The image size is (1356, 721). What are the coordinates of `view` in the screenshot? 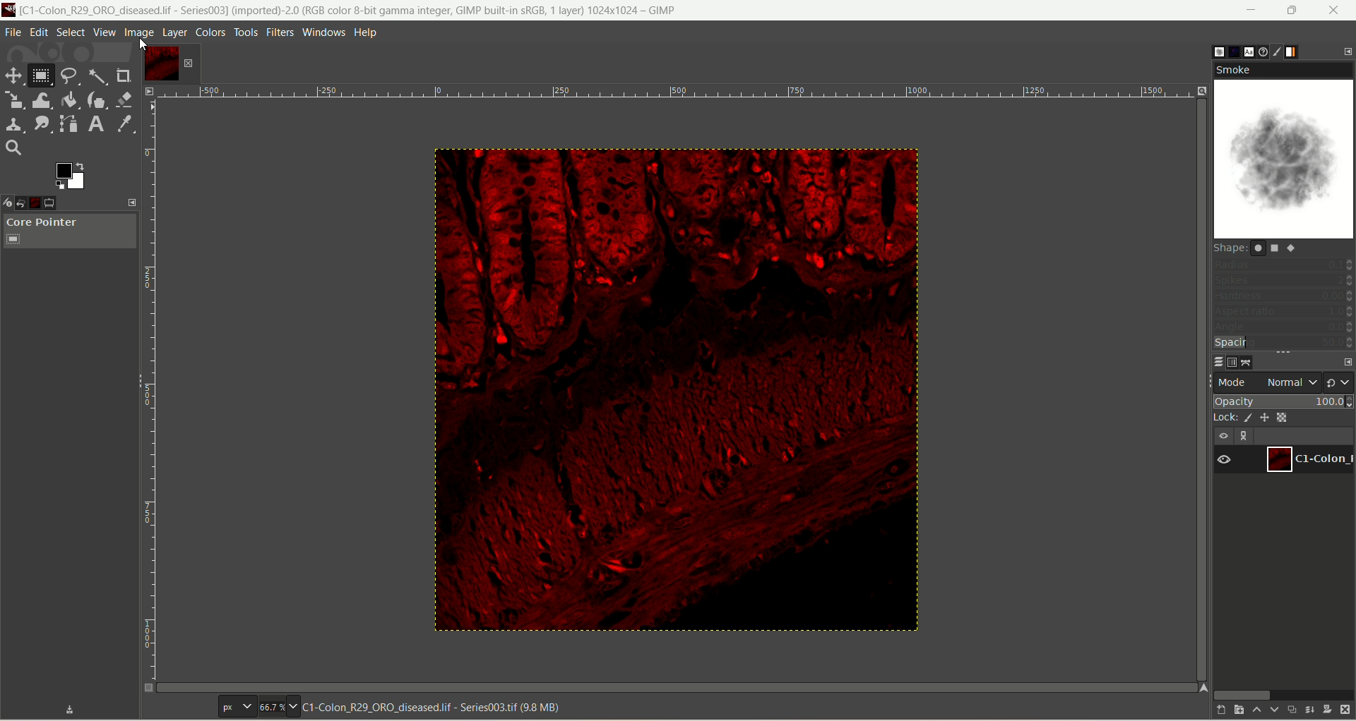 It's located at (105, 32).